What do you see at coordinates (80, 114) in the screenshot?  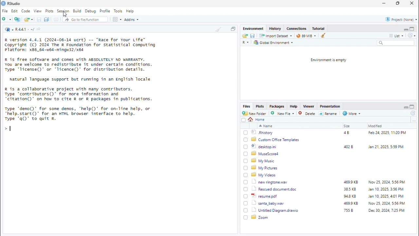 I see `Type "demo()" for some demos, ‘help()’ for on-line help, or
“help.start()* for an HTML browser interface to help.
Type "q()" to quit R.` at bounding box center [80, 114].